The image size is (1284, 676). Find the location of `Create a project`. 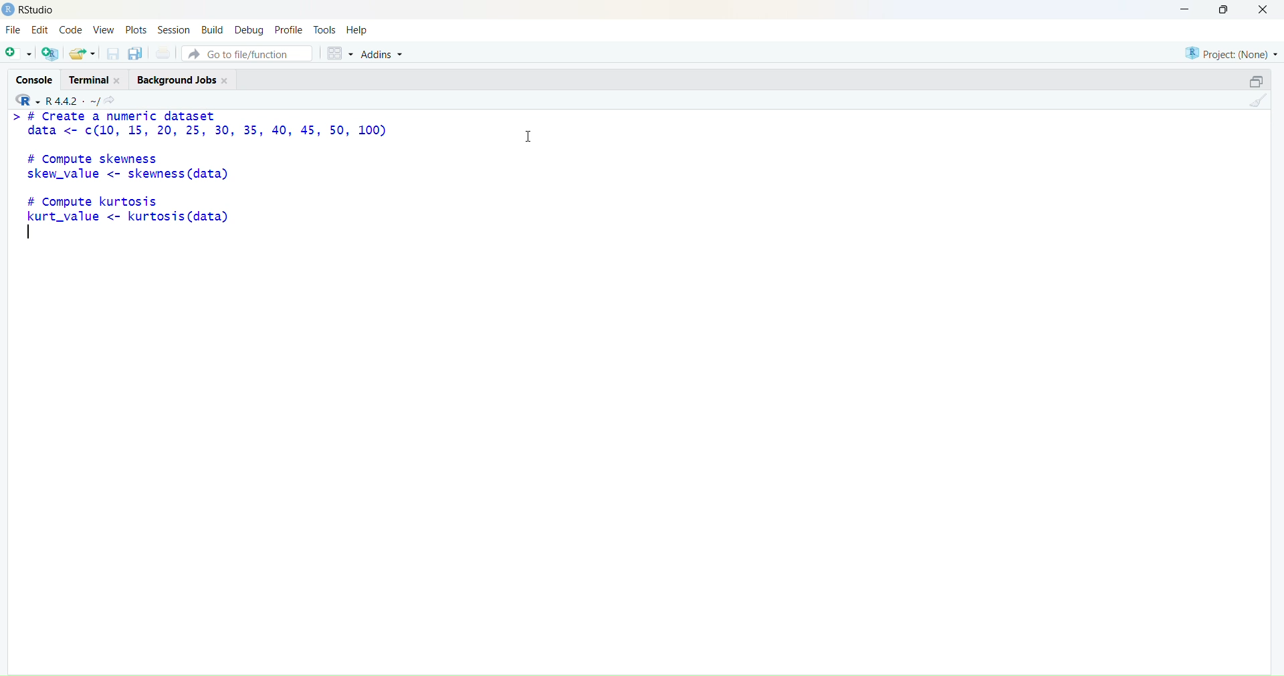

Create a project is located at coordinates (50, 53).